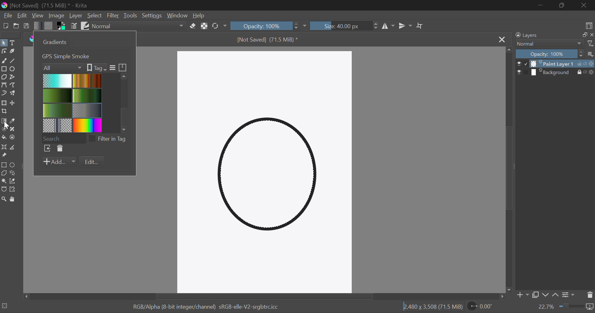  Describe the element at coordinates (15, 190) in the screenshot. I see `Magnetic Curve Selection` at that location.